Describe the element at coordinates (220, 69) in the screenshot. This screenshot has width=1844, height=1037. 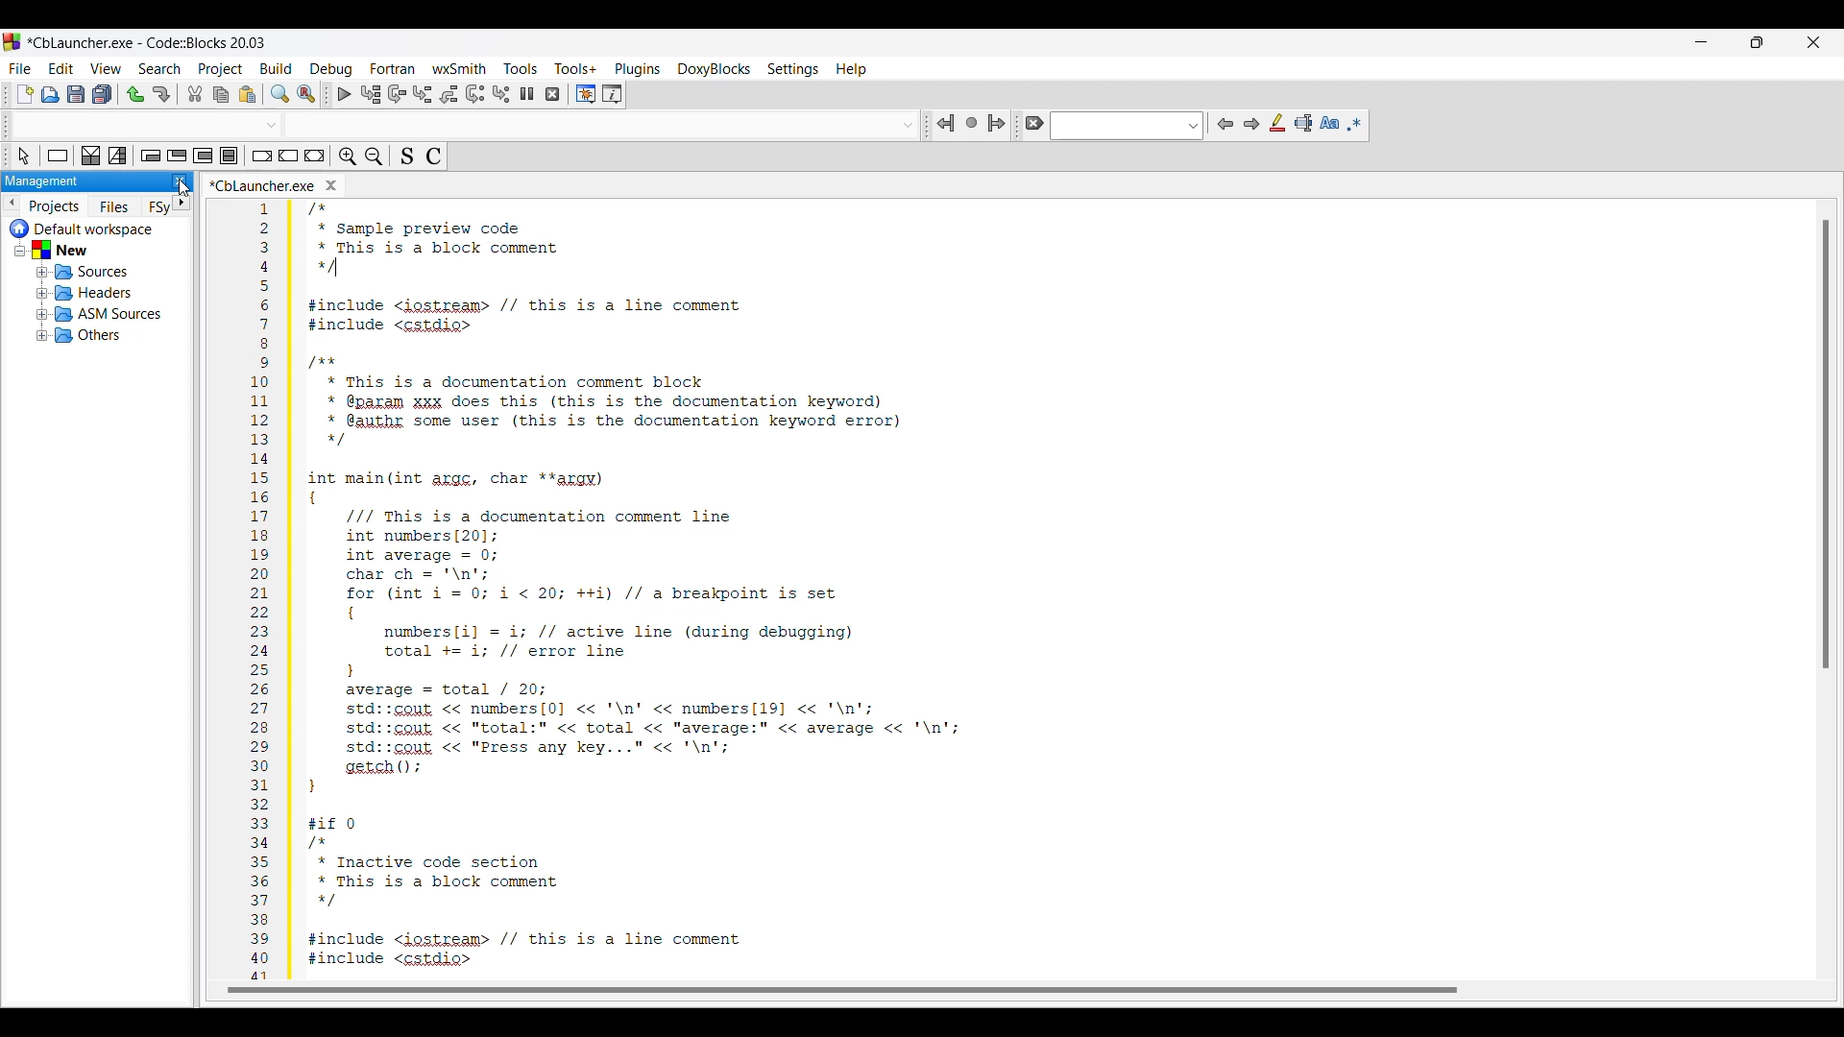
I see `Project menu` at that location.